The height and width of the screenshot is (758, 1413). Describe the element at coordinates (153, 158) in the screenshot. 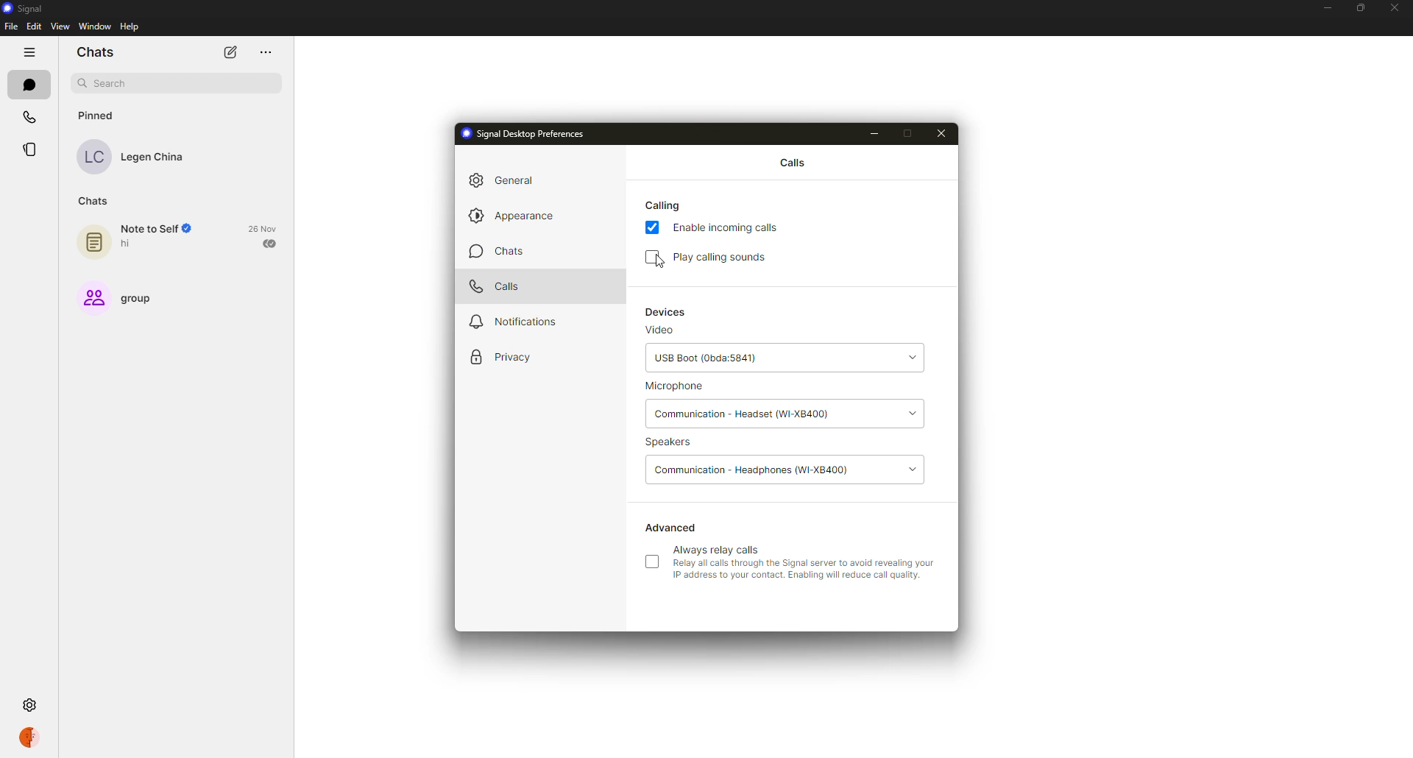

I see `Legen China` at that location.